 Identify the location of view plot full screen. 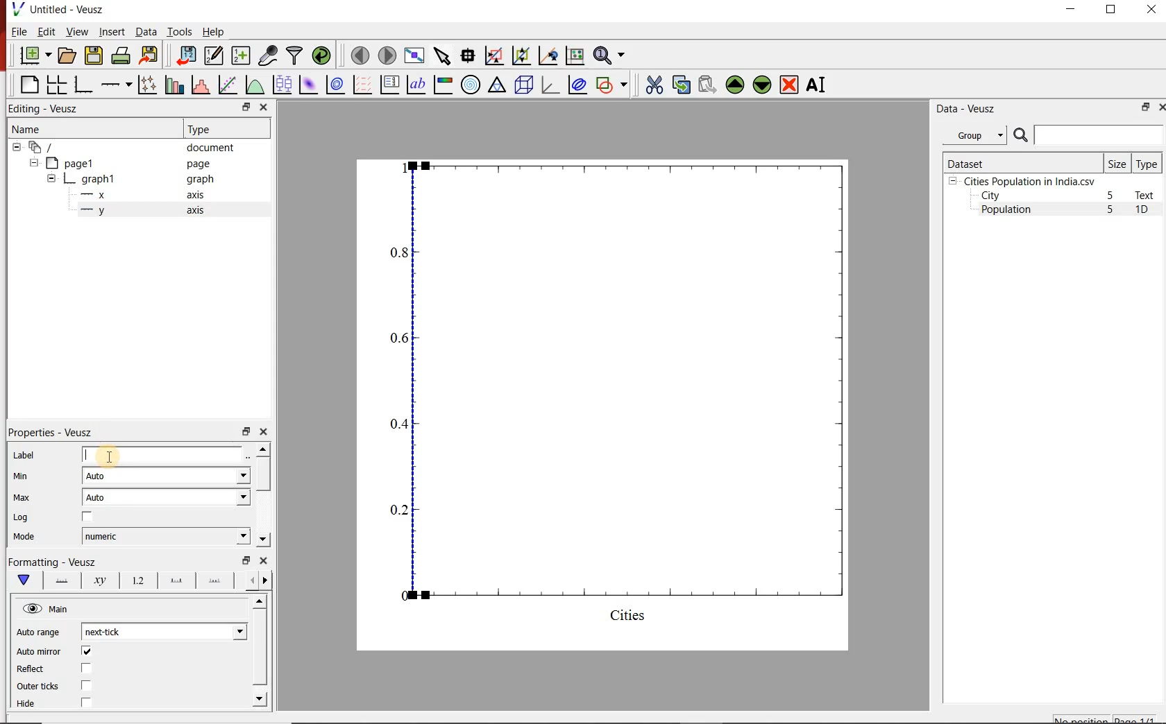
(414, 55).